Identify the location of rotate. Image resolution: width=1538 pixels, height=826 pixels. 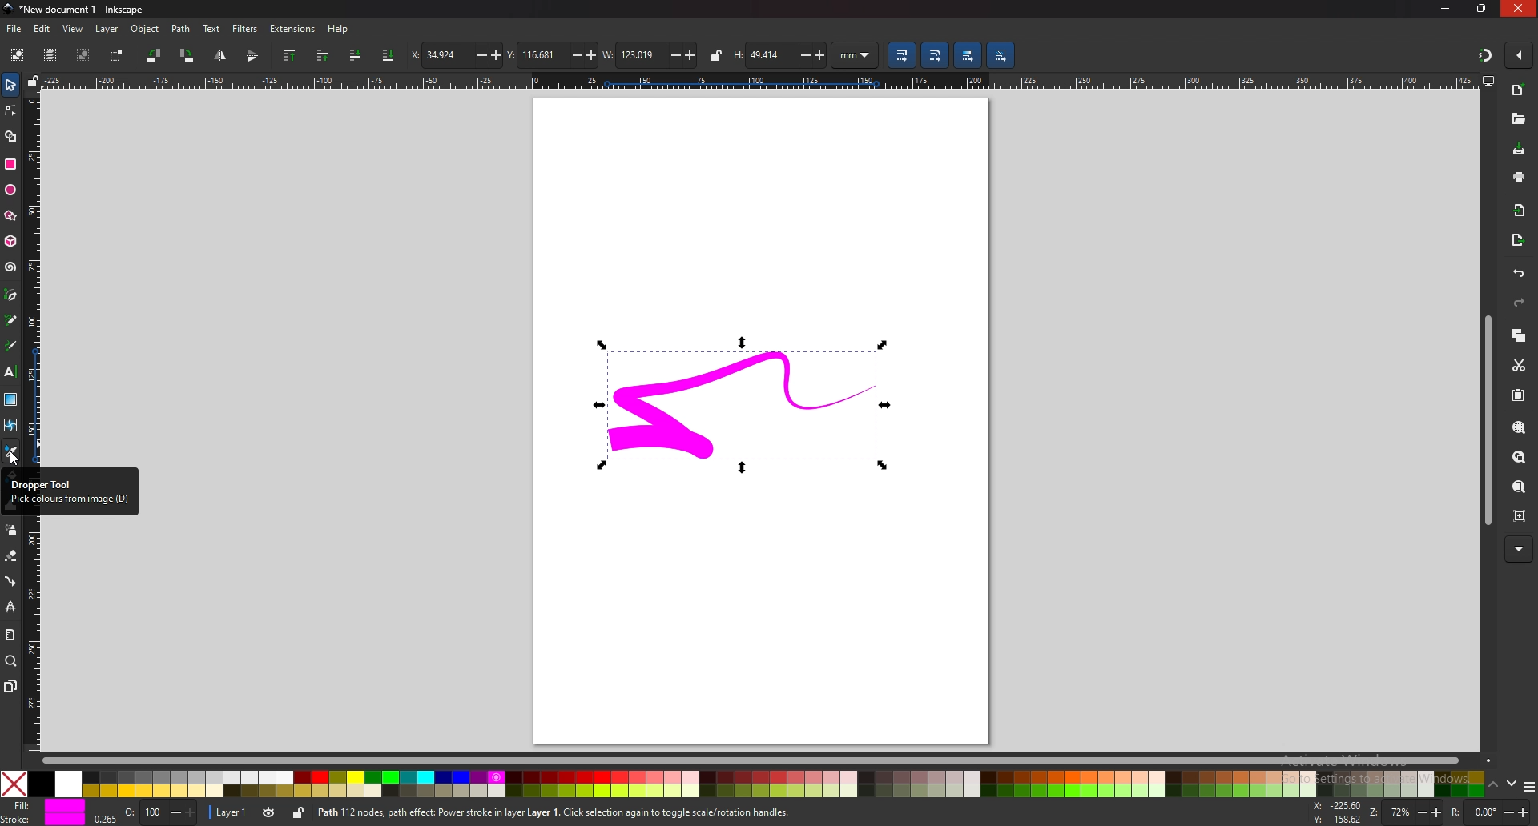
(1488, 811).